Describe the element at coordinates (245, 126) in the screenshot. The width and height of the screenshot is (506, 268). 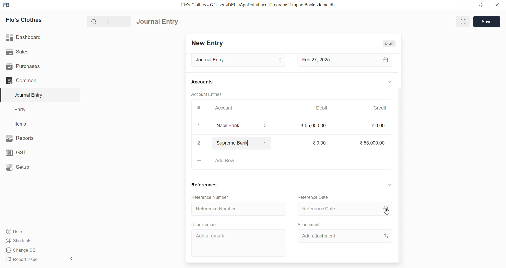
I see `Nabil Bank` at that location.